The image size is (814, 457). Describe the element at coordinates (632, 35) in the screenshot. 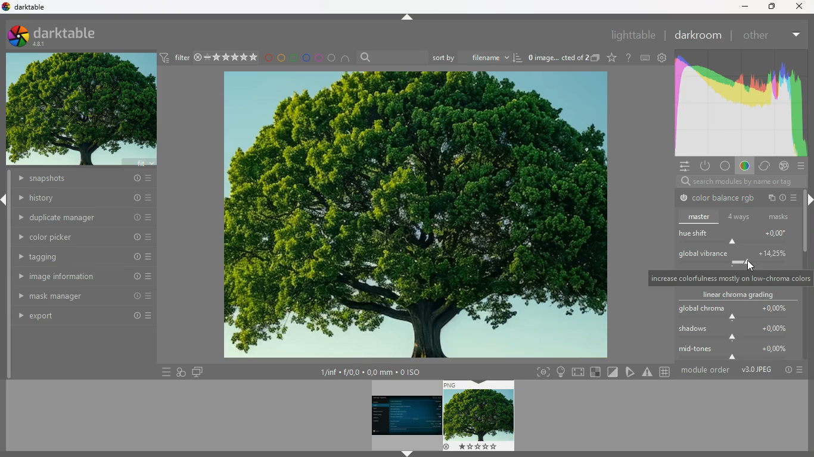

I see `lighttable` at that location.